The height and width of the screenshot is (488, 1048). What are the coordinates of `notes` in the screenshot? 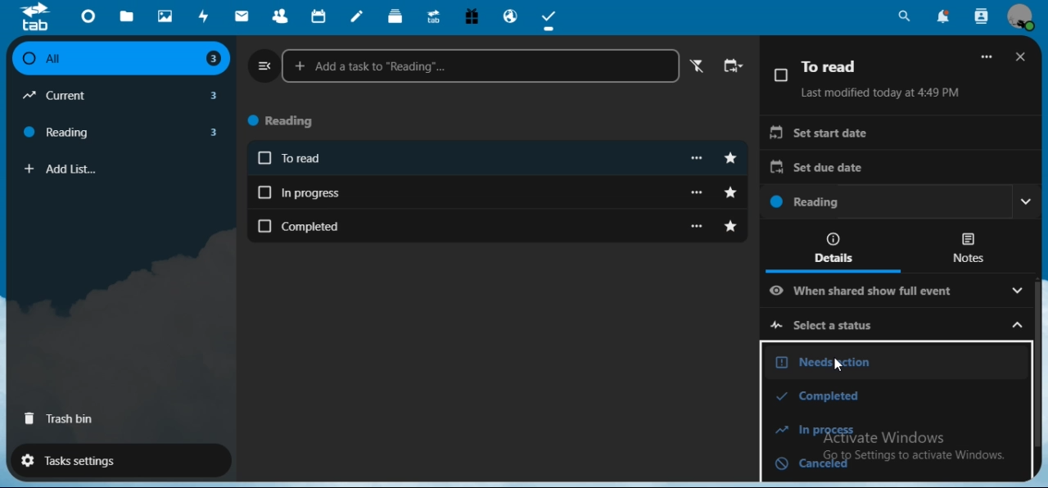 It's located at (966, 247).